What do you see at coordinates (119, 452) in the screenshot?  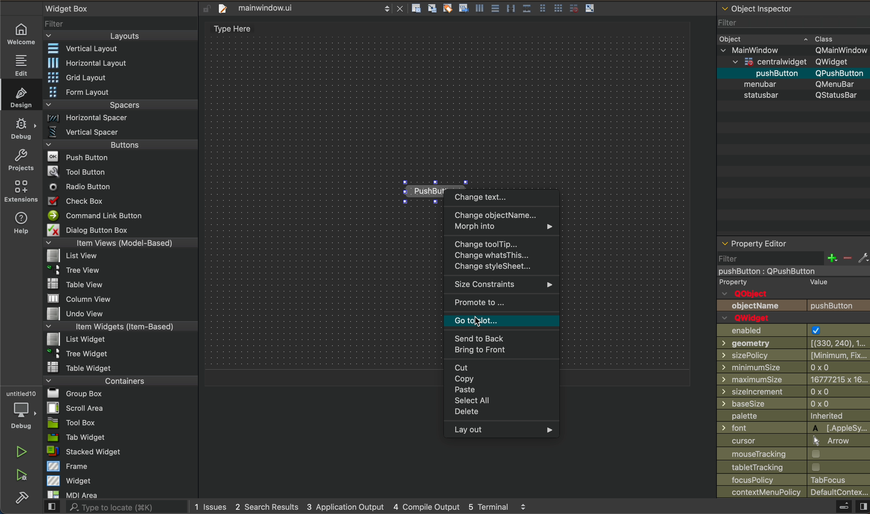 I see `stacked widget` at bounding box center [119, 452].